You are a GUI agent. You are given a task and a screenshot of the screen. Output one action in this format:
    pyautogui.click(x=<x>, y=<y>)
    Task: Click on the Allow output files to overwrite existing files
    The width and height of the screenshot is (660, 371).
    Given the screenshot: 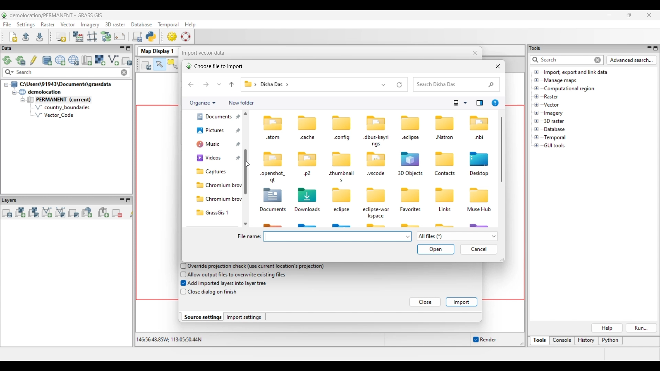 What is the action you would take?
    pyautogui.click(x=238, y=275)
    